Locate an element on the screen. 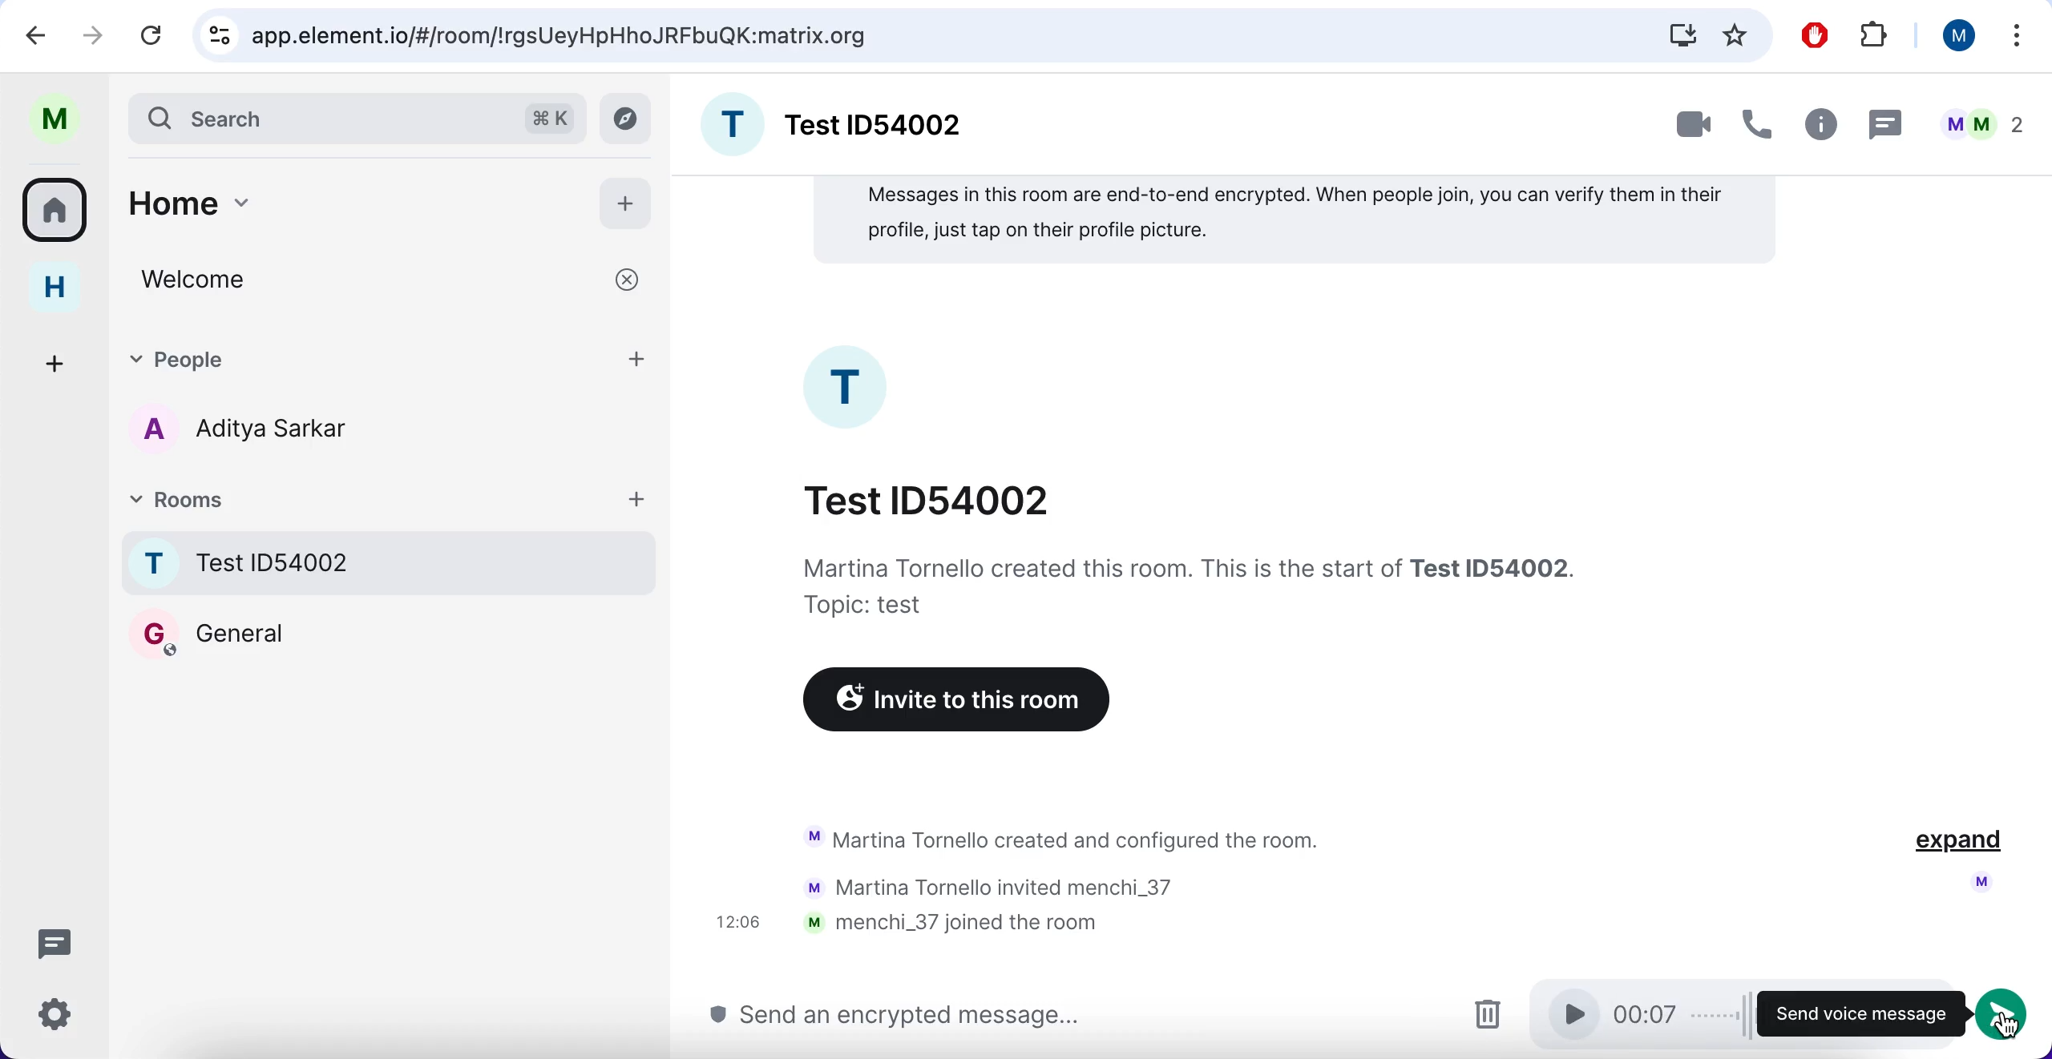 This screenshot has width=2052, height=1059. contacts is located at coordinates (232, 433).